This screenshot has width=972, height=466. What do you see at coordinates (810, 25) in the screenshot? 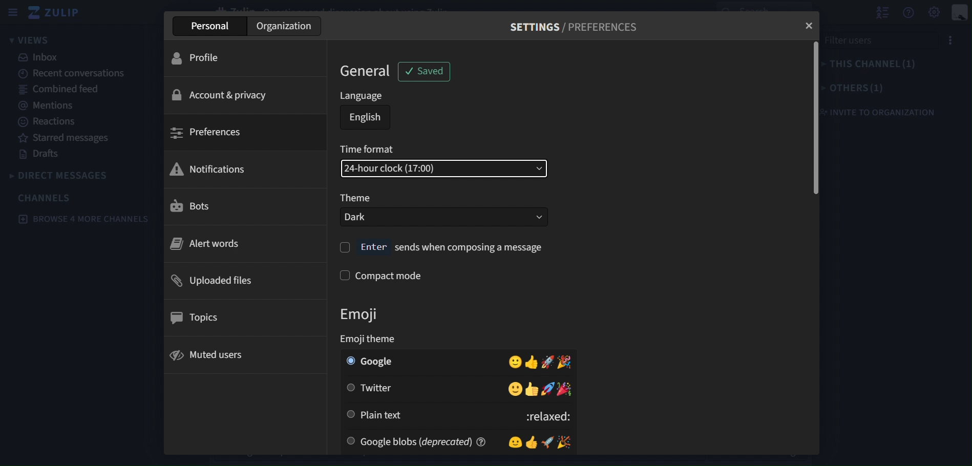
I see `close` at bounding box center [810, 25].